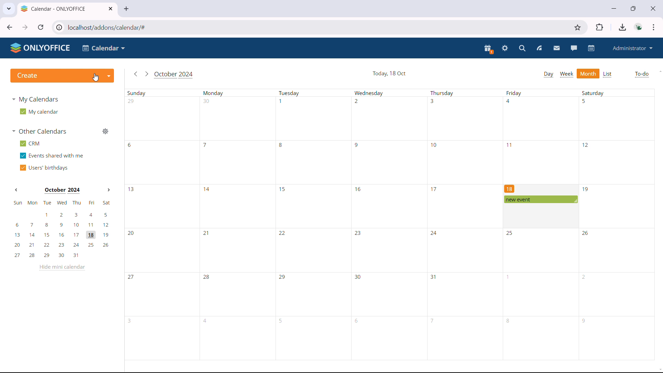 The image size is (663, 373). What do you see at coordinates (62, 229) in the screenshot?
I see `mini calendar` at bounding box center [62, 229].